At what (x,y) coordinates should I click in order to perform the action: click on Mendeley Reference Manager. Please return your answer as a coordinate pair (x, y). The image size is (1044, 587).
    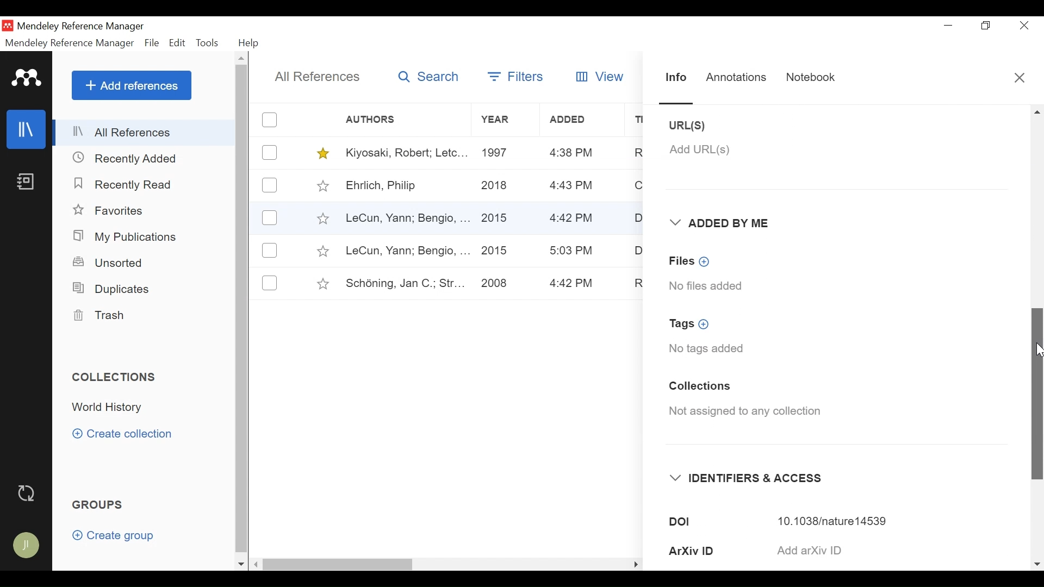
    Looking at the image, I should click on (69, 43).